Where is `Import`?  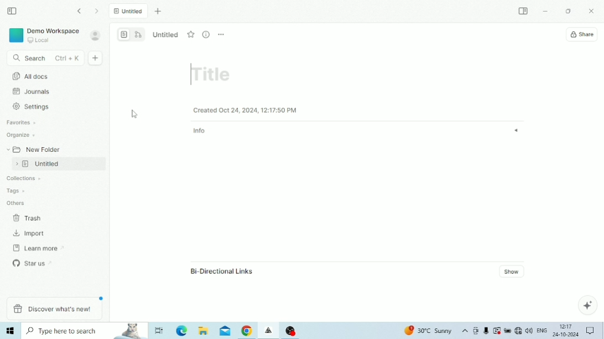
Import is located at coordinates (30, 234).